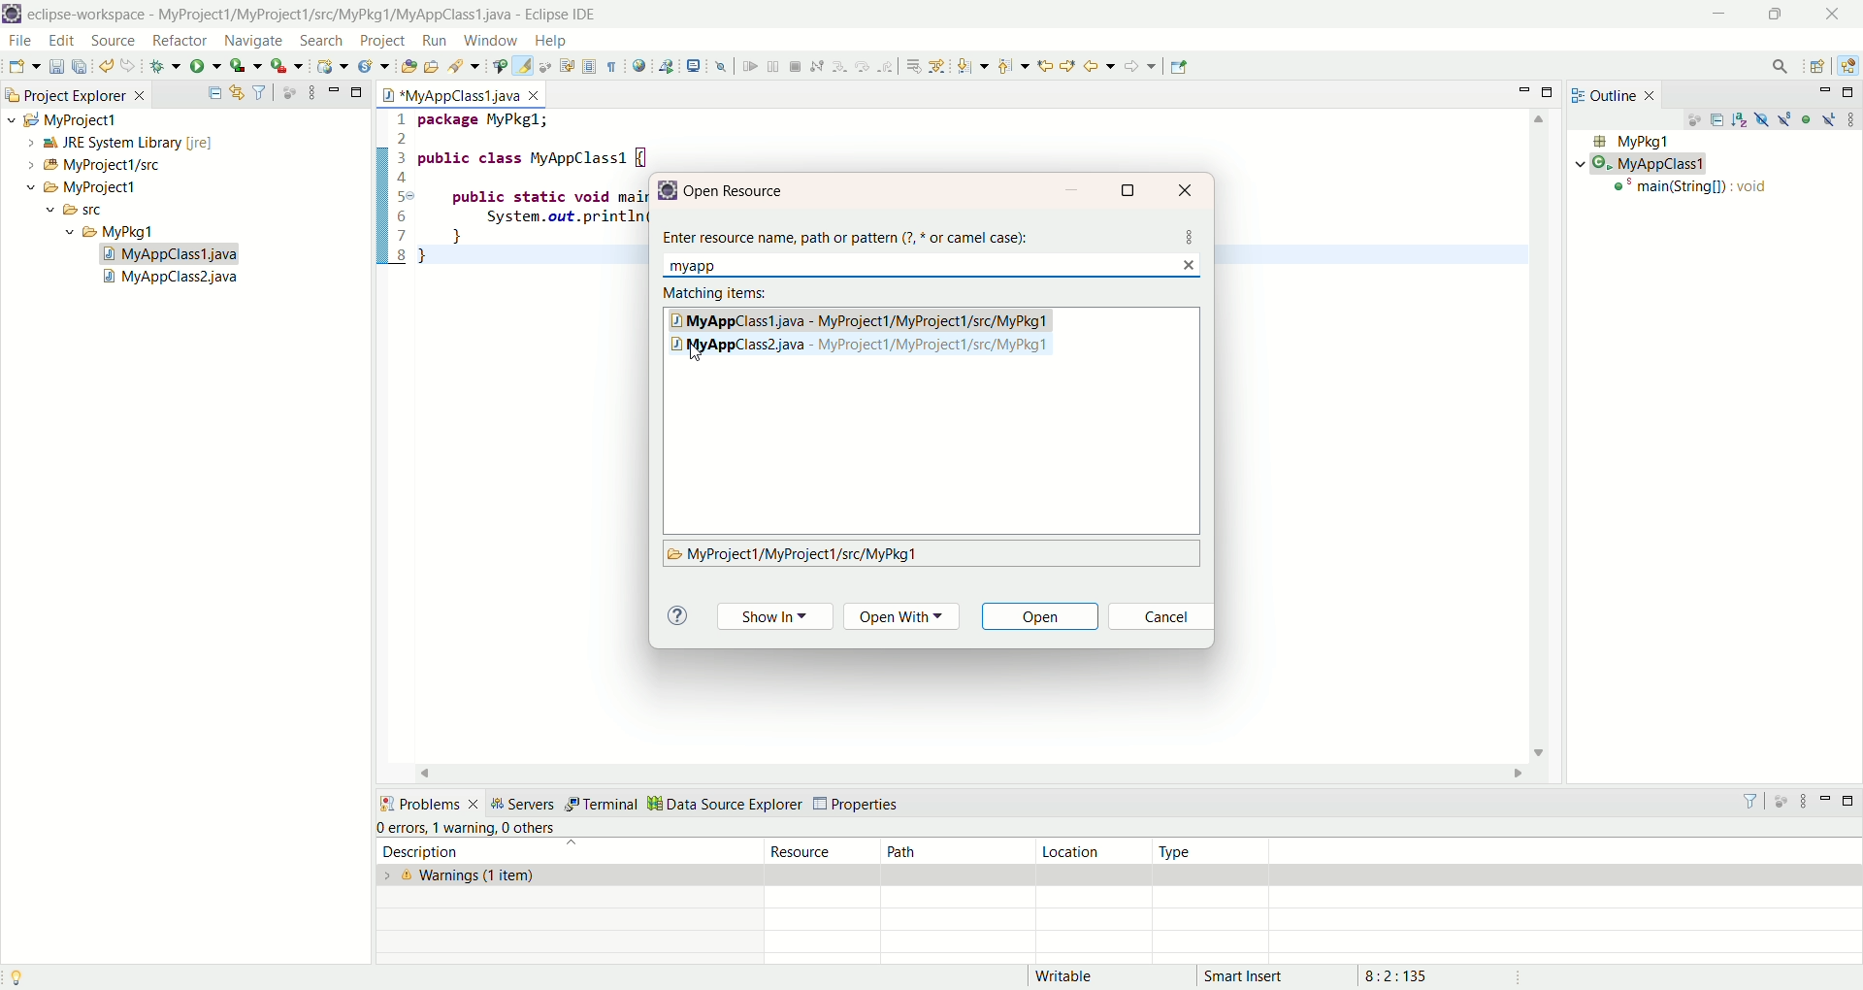  Describe the element at coordinates (1824, 92) in the screenshot. I see `minimize` at that location.